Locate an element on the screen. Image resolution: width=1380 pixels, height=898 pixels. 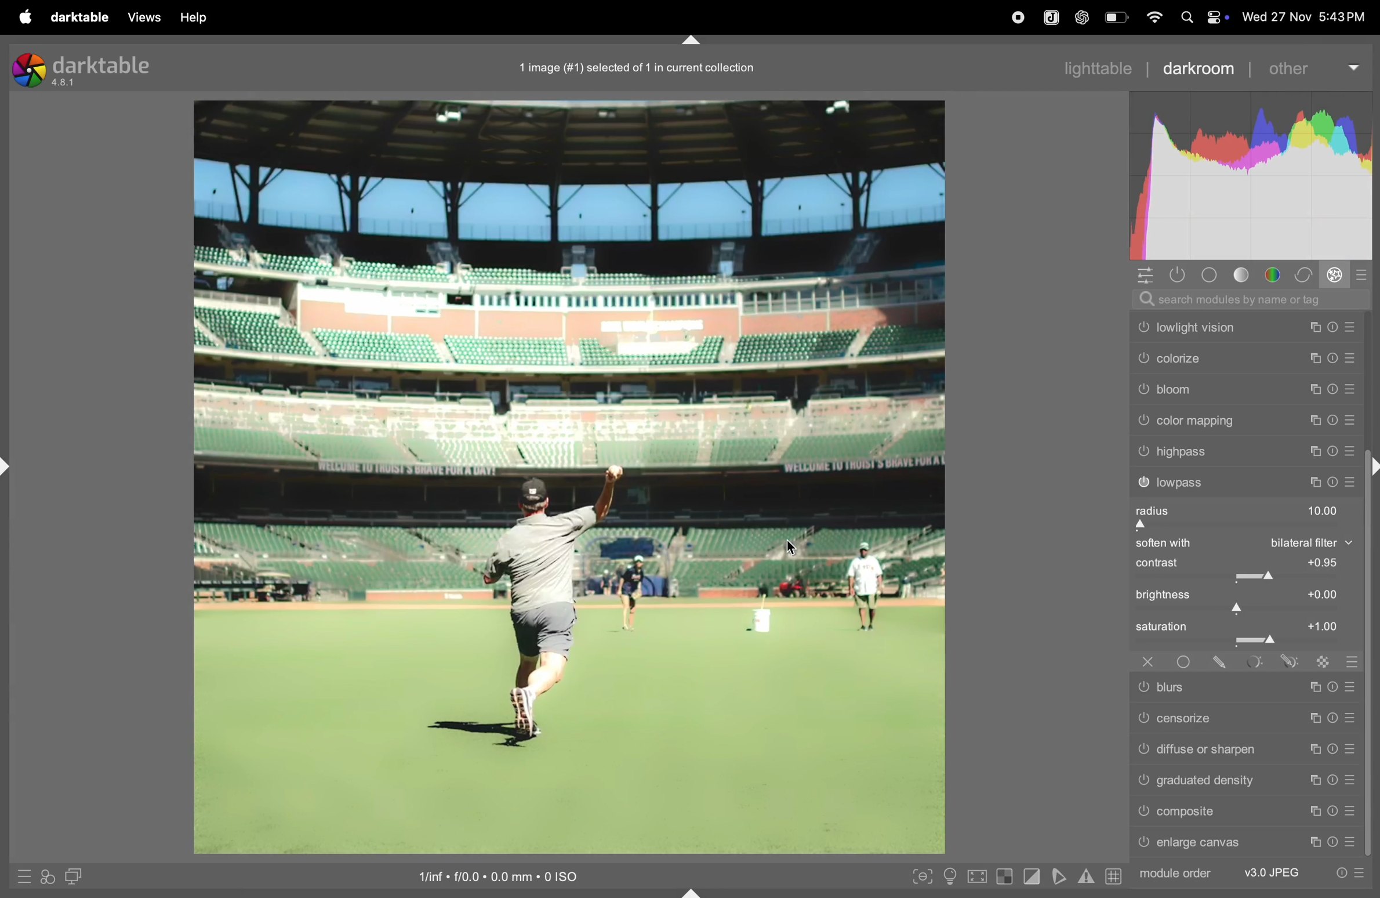
chatgpt is located at coordinates (1080, 18).